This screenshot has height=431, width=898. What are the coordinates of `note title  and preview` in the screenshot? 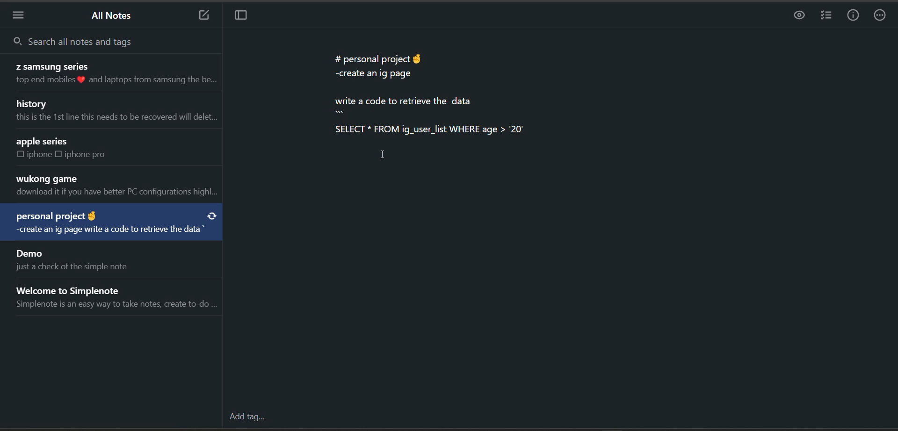 It's located at (115, 112).